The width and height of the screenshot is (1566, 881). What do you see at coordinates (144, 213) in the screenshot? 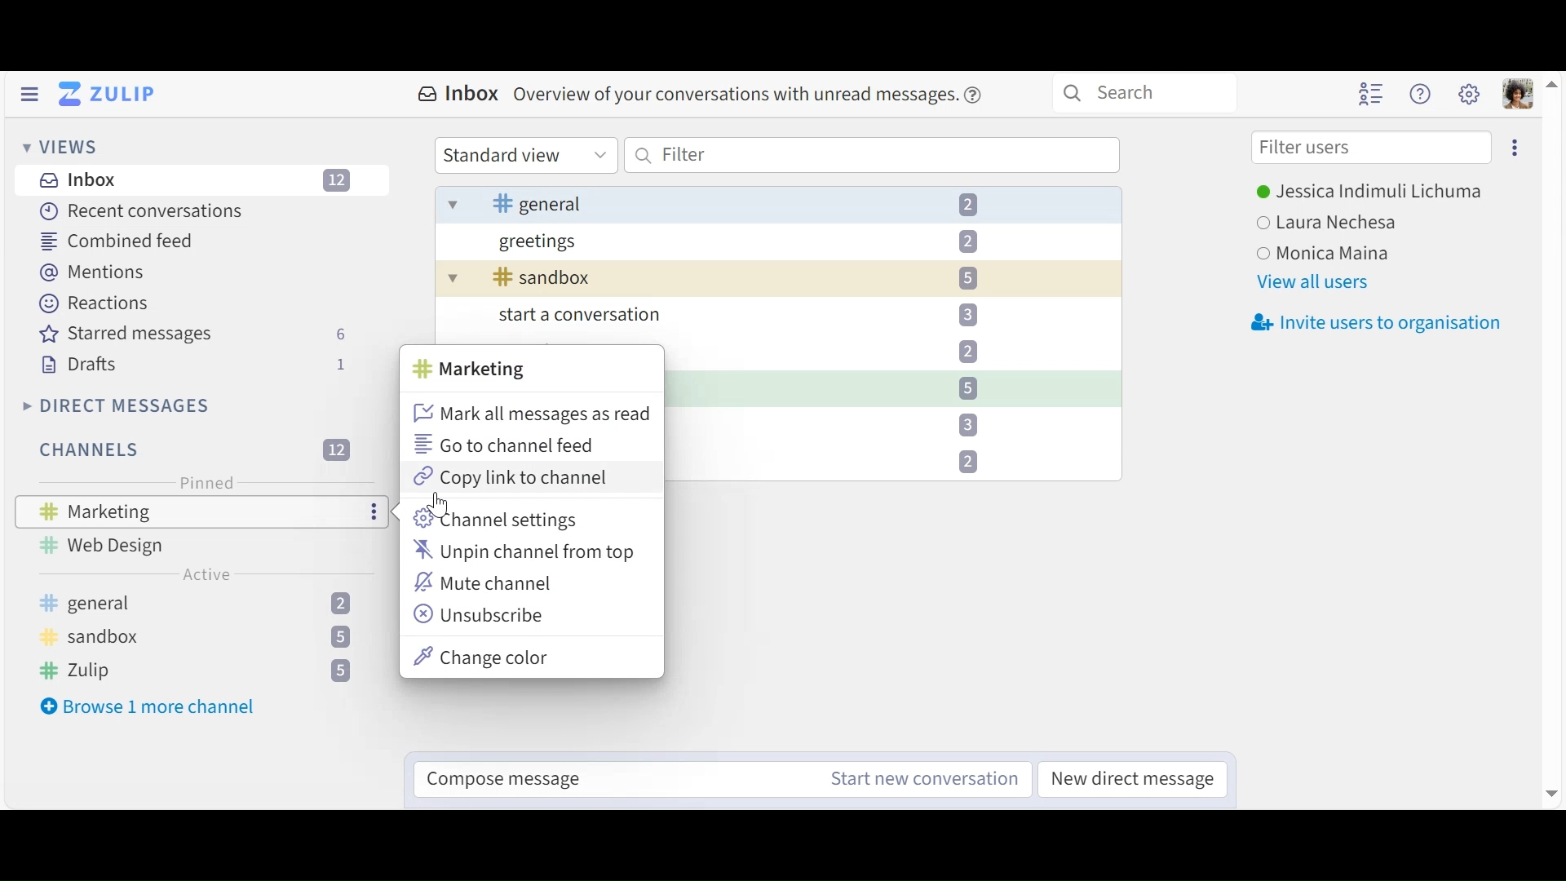
I see `Recent Conversation` at bounding box center [144, 213].